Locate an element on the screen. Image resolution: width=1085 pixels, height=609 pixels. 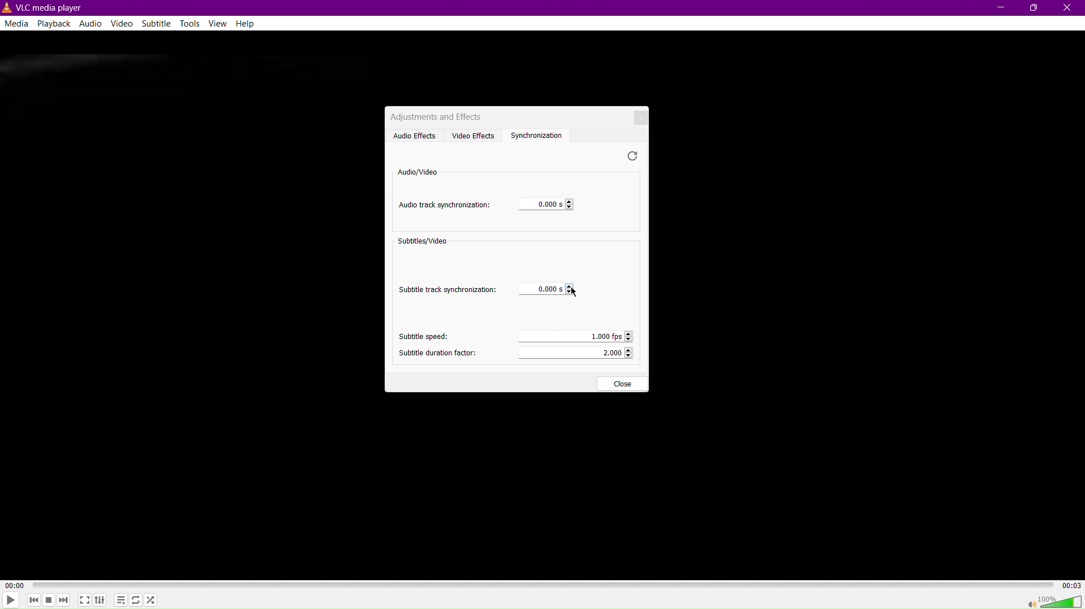
Value is located at coordinates (542, 205).